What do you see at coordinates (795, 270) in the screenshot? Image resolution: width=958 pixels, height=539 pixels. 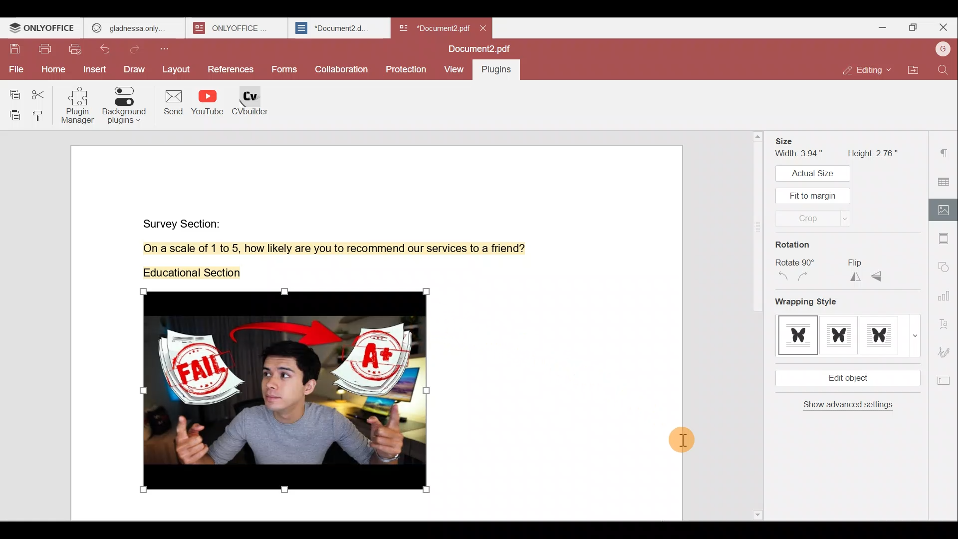 I see `Rotate 90` at bounding box center [795, 270].